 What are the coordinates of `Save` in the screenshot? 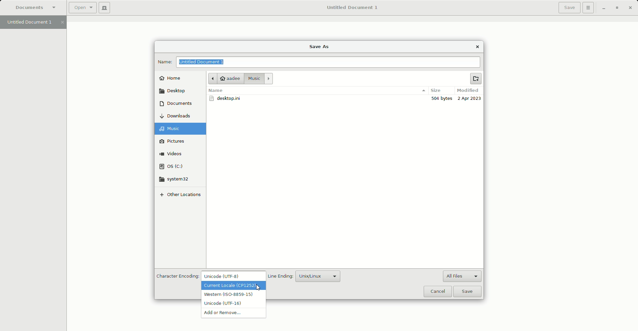 It's located at (568, 8).